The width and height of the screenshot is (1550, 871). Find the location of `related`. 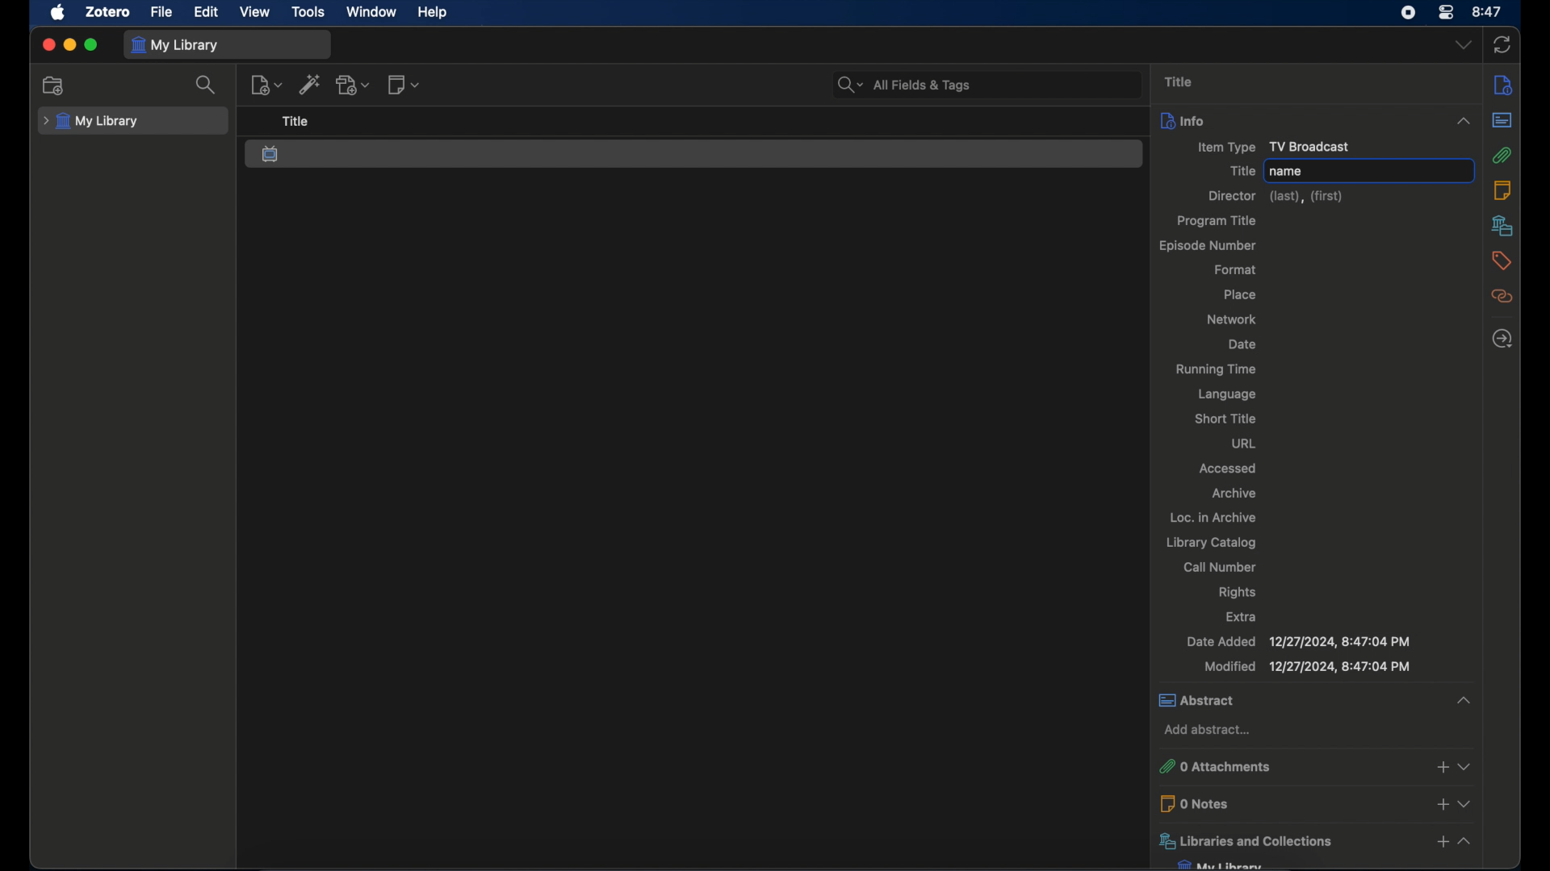

related is located at coordinates (1502, 296).